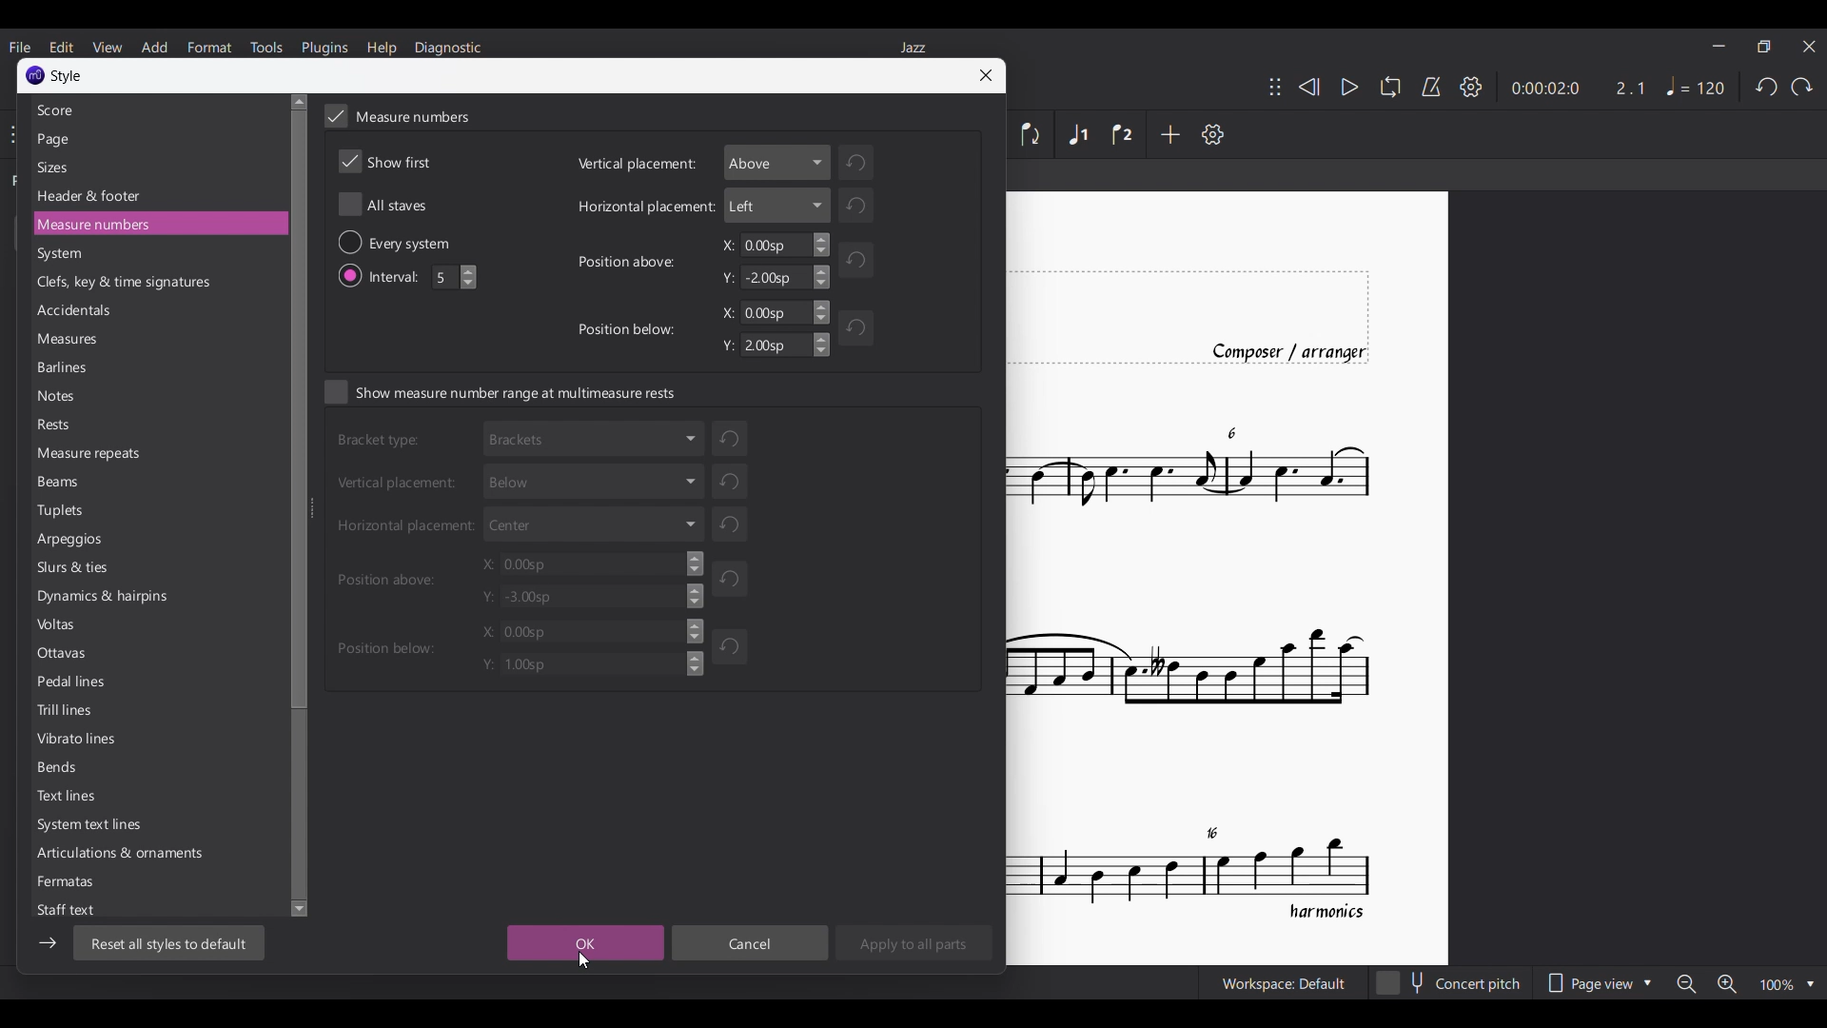 The image size is (1827, 1028). Describe the element at coordinates (1745, 983) in the screenshot. I see `Zoom options` at that location.